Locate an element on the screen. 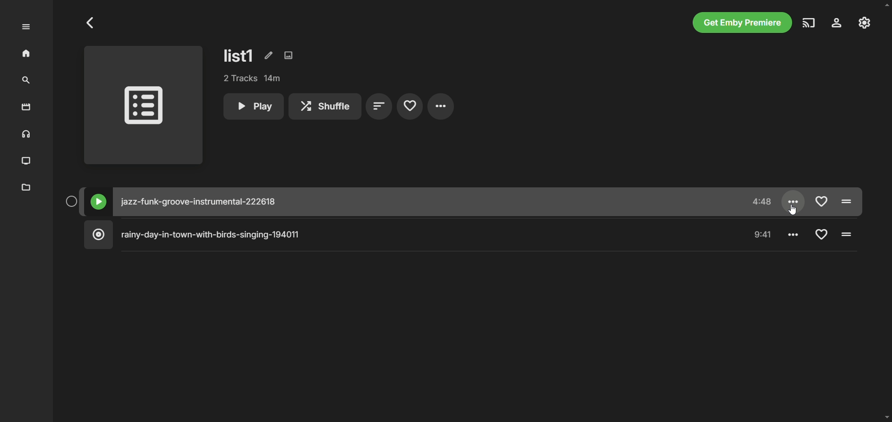  TV shows is located at coordinates (27, 161).